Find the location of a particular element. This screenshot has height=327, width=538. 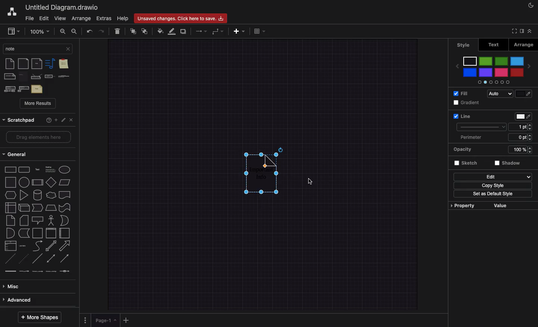

note is located at coordinates (49, 63).